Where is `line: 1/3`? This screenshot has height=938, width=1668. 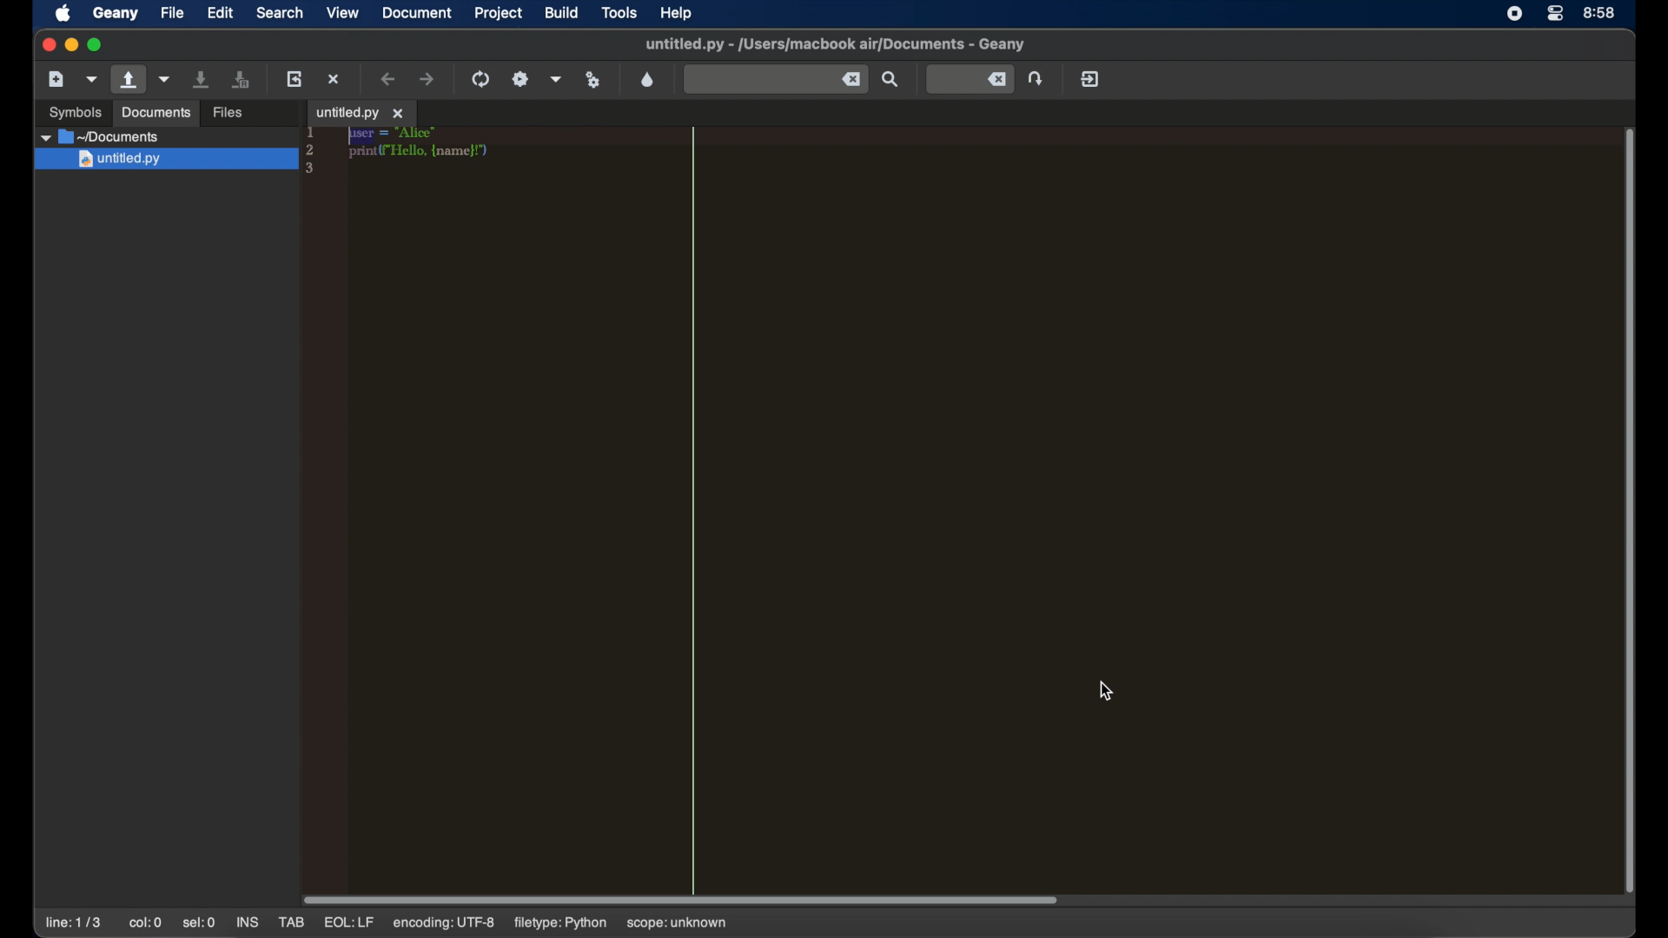
line: 1/3 is located at coordinates (74, 923).